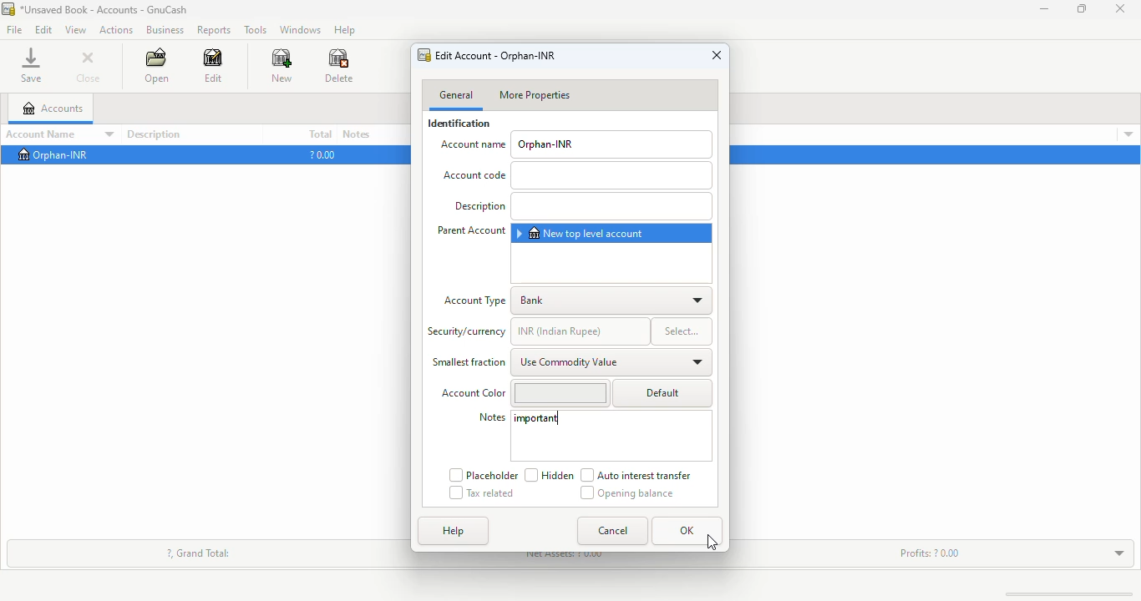 This screenshot has height=601, width=1141. Describe the element at coordinates (664, 392) in the screenshot. I see `default` at that location.